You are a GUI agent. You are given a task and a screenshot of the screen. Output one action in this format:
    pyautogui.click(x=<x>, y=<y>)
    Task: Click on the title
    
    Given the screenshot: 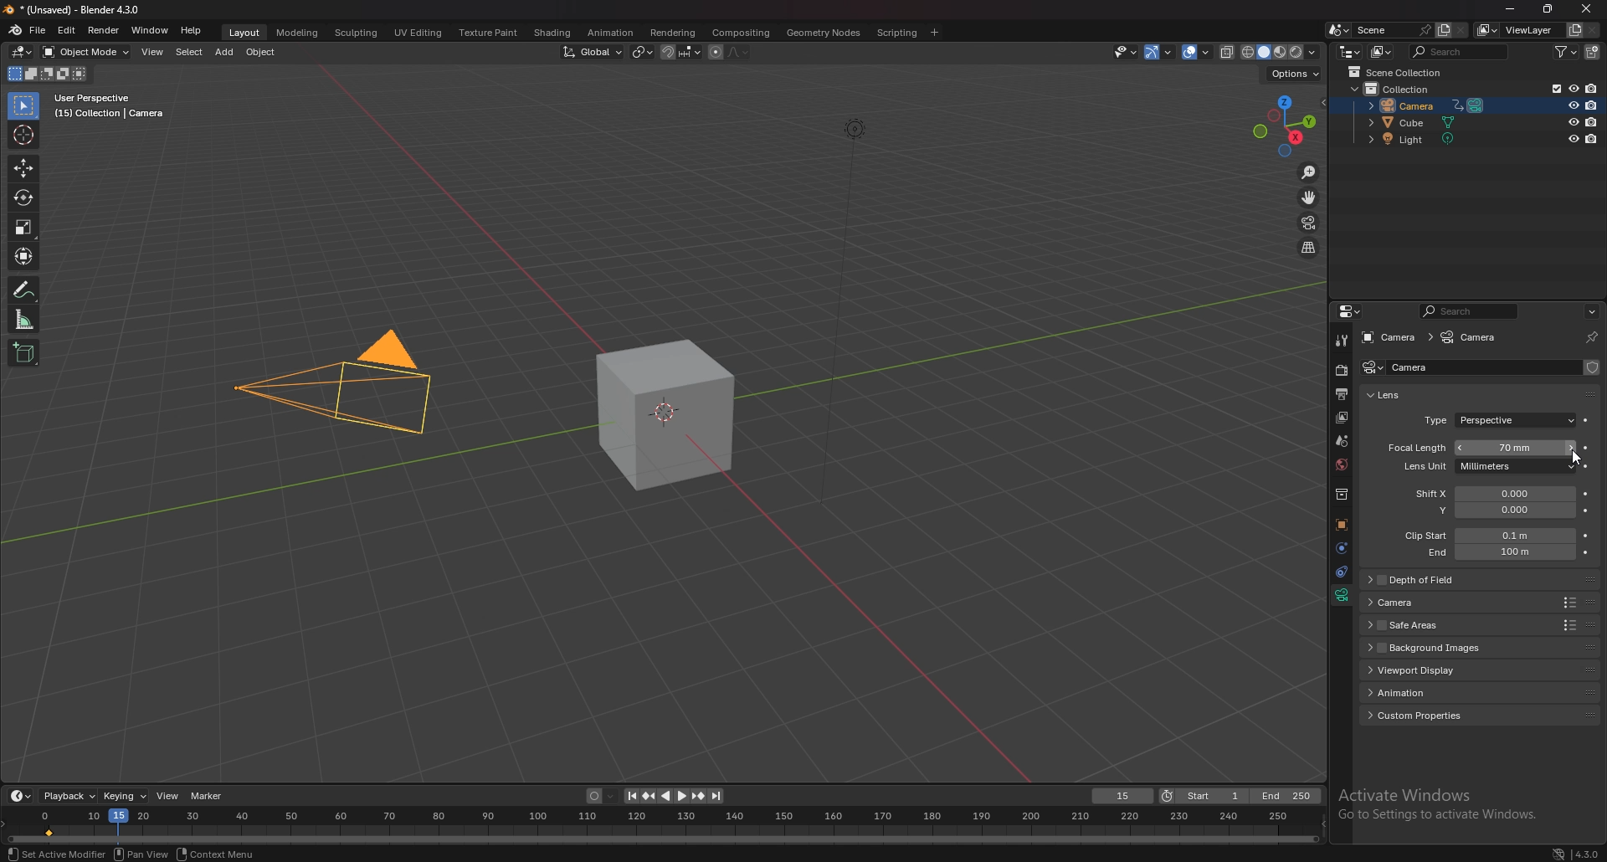 What is the action you would take?
    pyautogui.click(x=76, y=9)
    